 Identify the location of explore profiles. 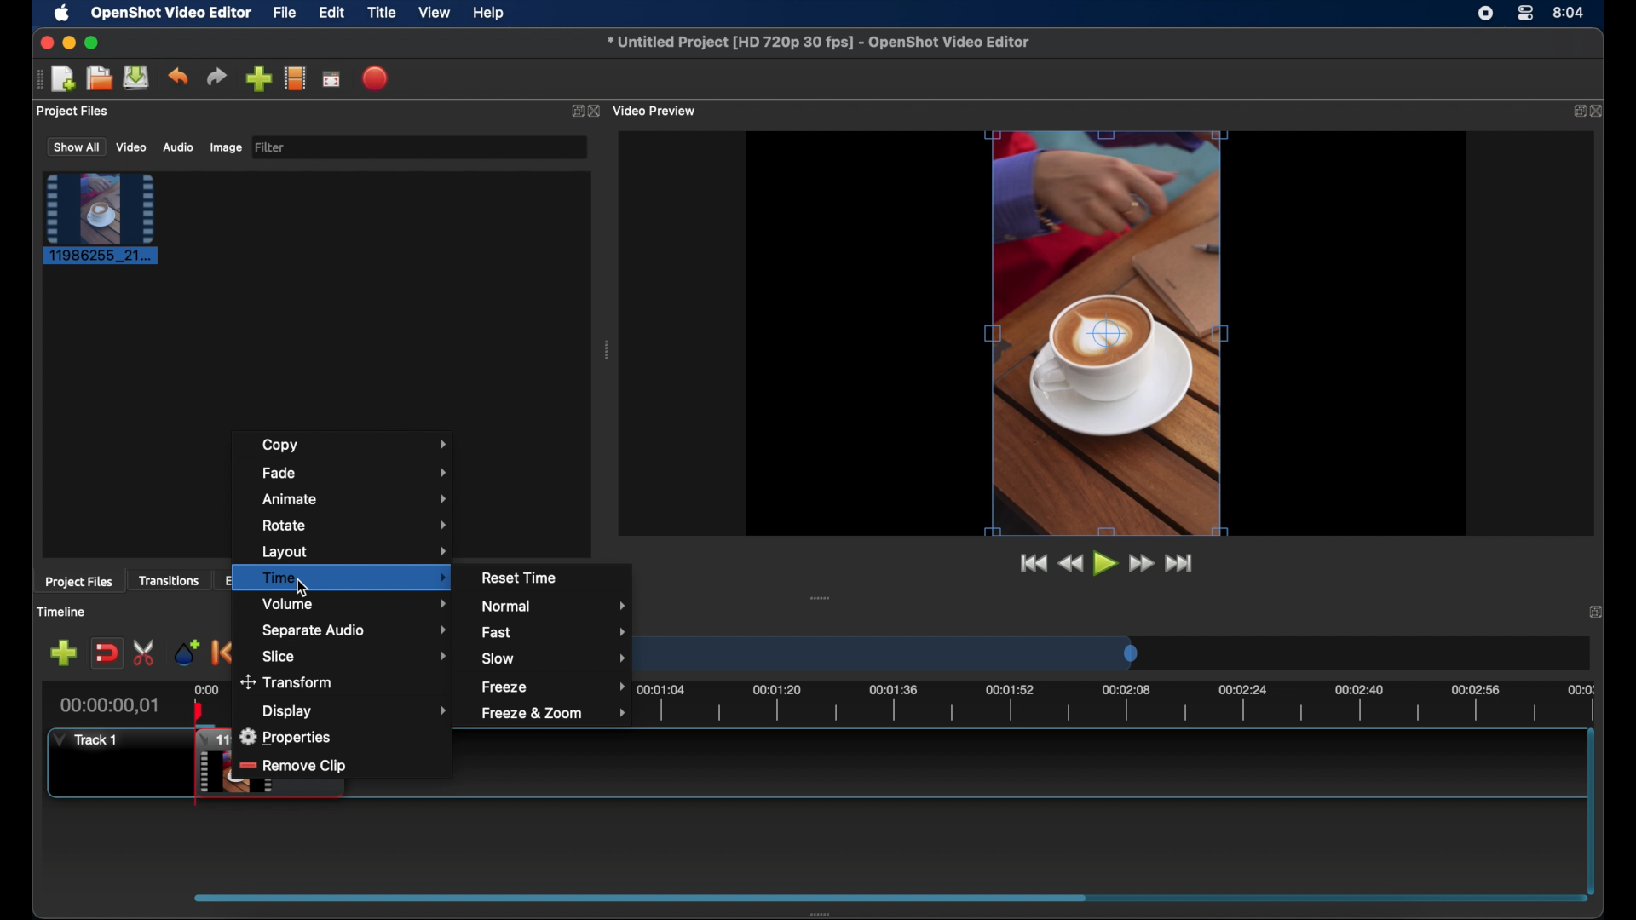
(295, 79).